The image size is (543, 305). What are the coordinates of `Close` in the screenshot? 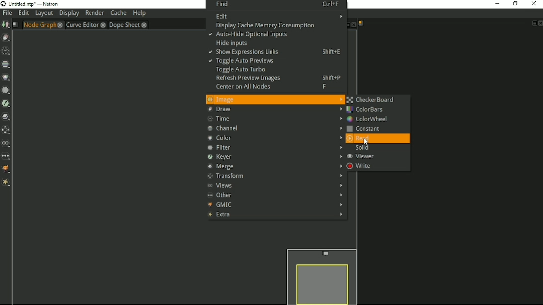 It's located at (540, 23).